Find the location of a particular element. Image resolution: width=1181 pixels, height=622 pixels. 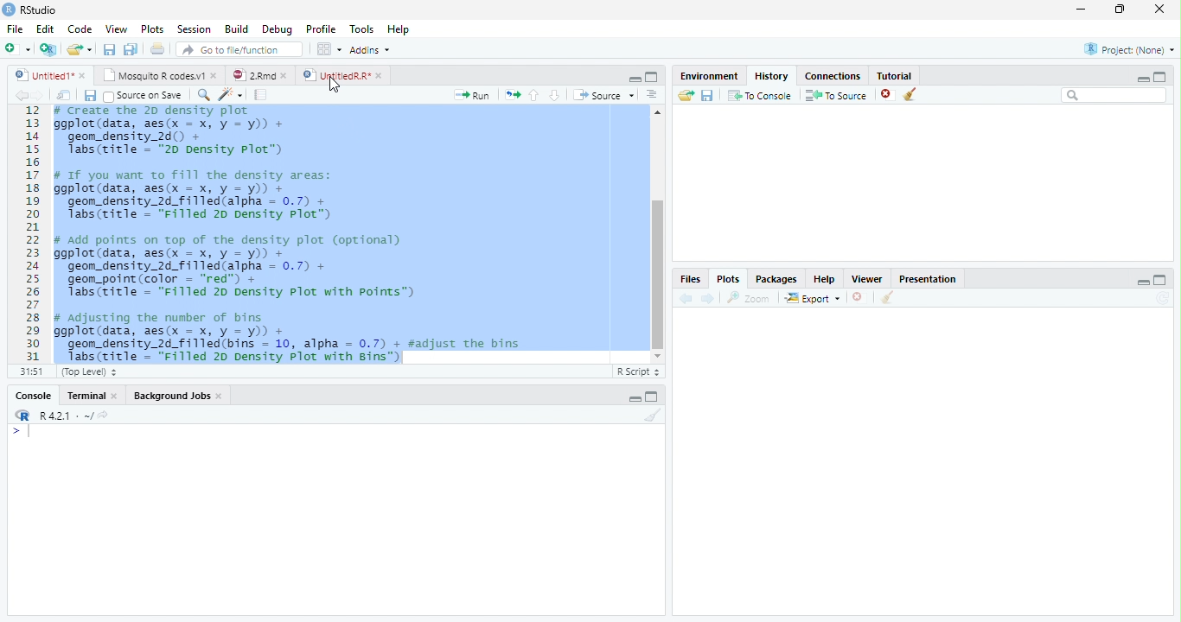

save is located at coordinates (90, 96).